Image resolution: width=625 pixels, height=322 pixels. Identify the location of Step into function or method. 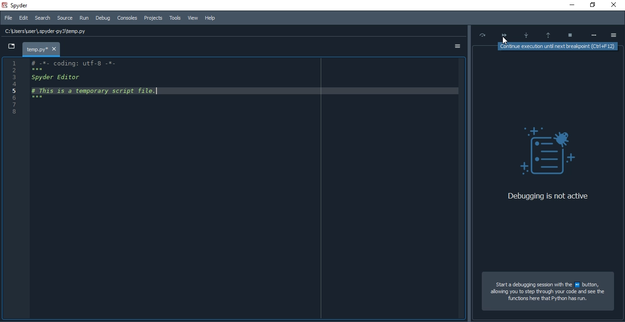
(527, 33).